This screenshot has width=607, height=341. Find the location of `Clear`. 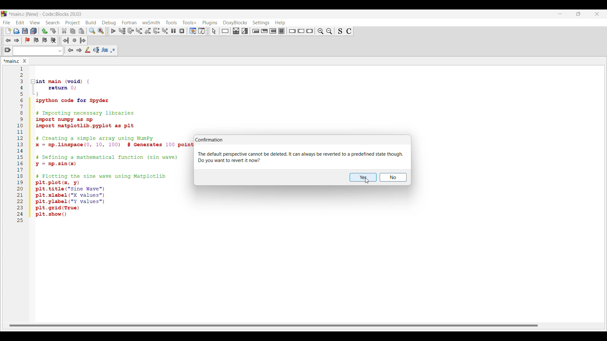

Clear is located at coordinates (8, 50).